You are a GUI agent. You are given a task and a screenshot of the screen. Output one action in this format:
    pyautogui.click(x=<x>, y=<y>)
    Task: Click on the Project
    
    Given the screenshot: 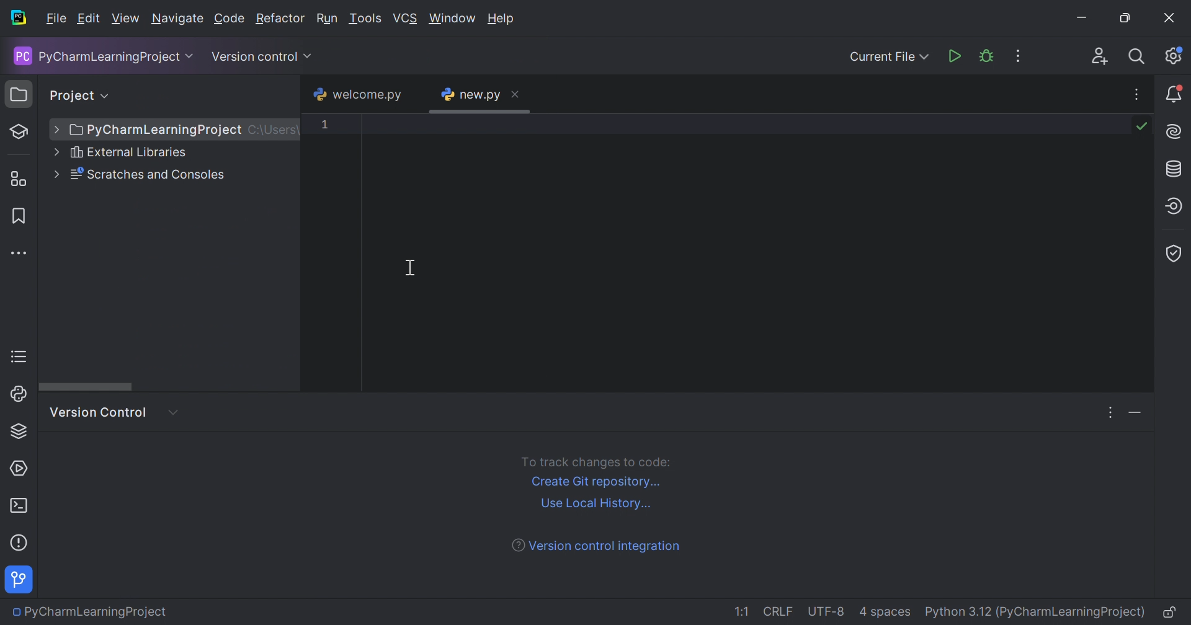 What is the action you would take?
    pyautogui.click(x=20, y=93)
    